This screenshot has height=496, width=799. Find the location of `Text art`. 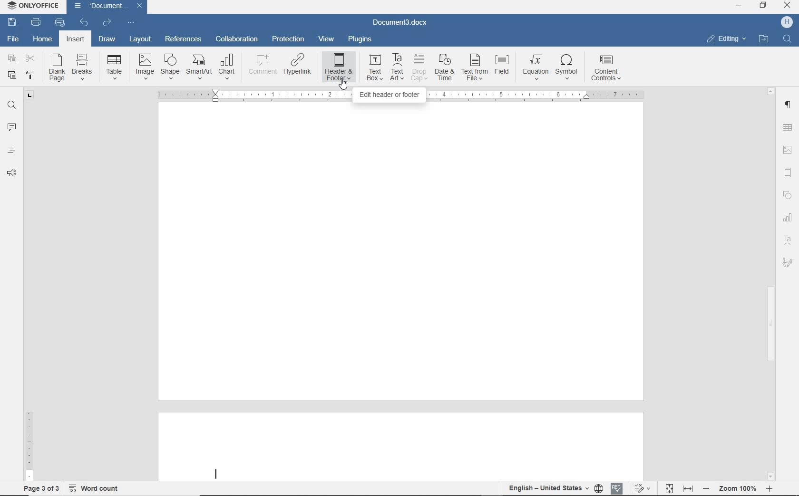

Text art is located at coordinates (788, 239).